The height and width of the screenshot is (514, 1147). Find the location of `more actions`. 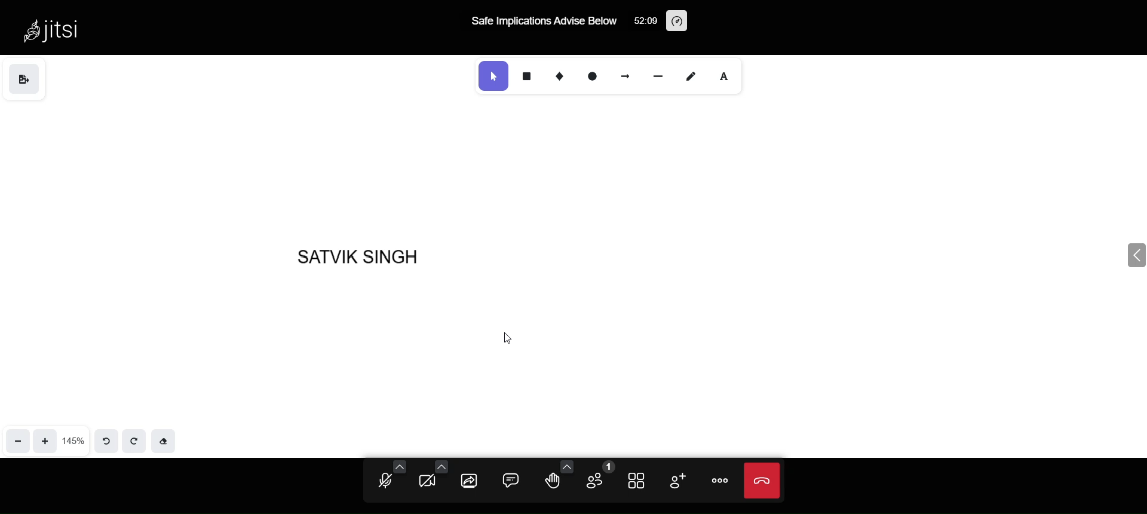

more actions is located at coordinates (716, 481).